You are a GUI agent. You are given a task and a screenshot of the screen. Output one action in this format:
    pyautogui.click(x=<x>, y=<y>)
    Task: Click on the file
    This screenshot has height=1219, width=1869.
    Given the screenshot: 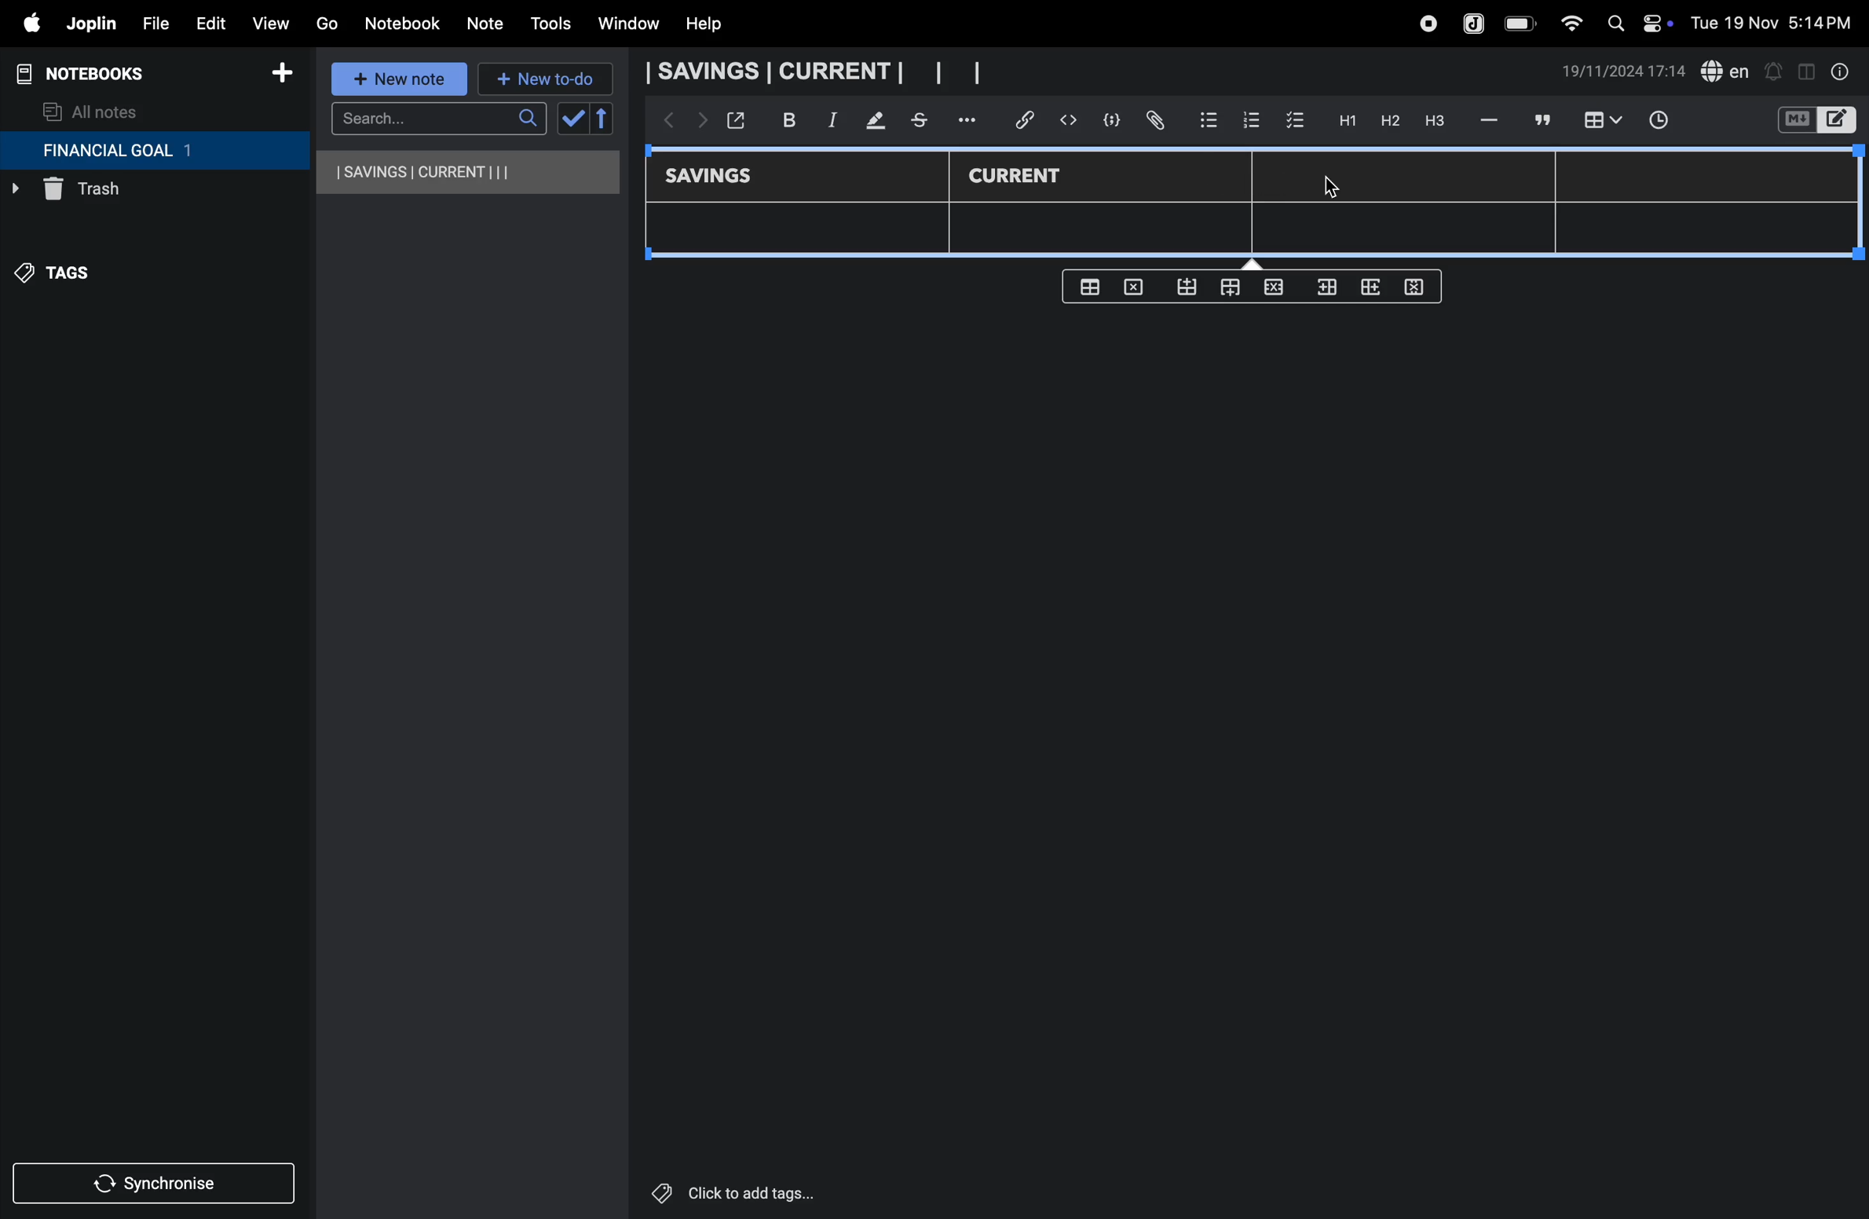 What is the action you would take?
    pyautogui.click(x=150, y=21)
    